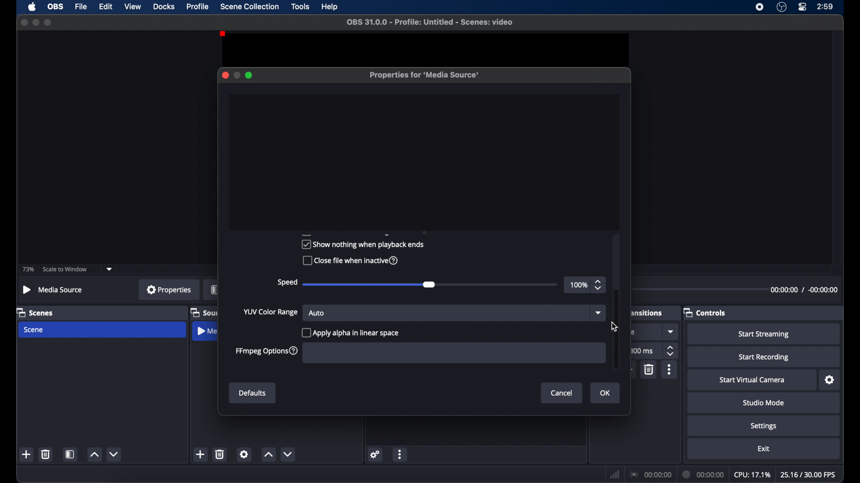 The height and width of the screenshot is (483, 860). What do you see at coordinates (115, 454) in the screenshot?
I see `decrement` at bounding box center [115, 454].